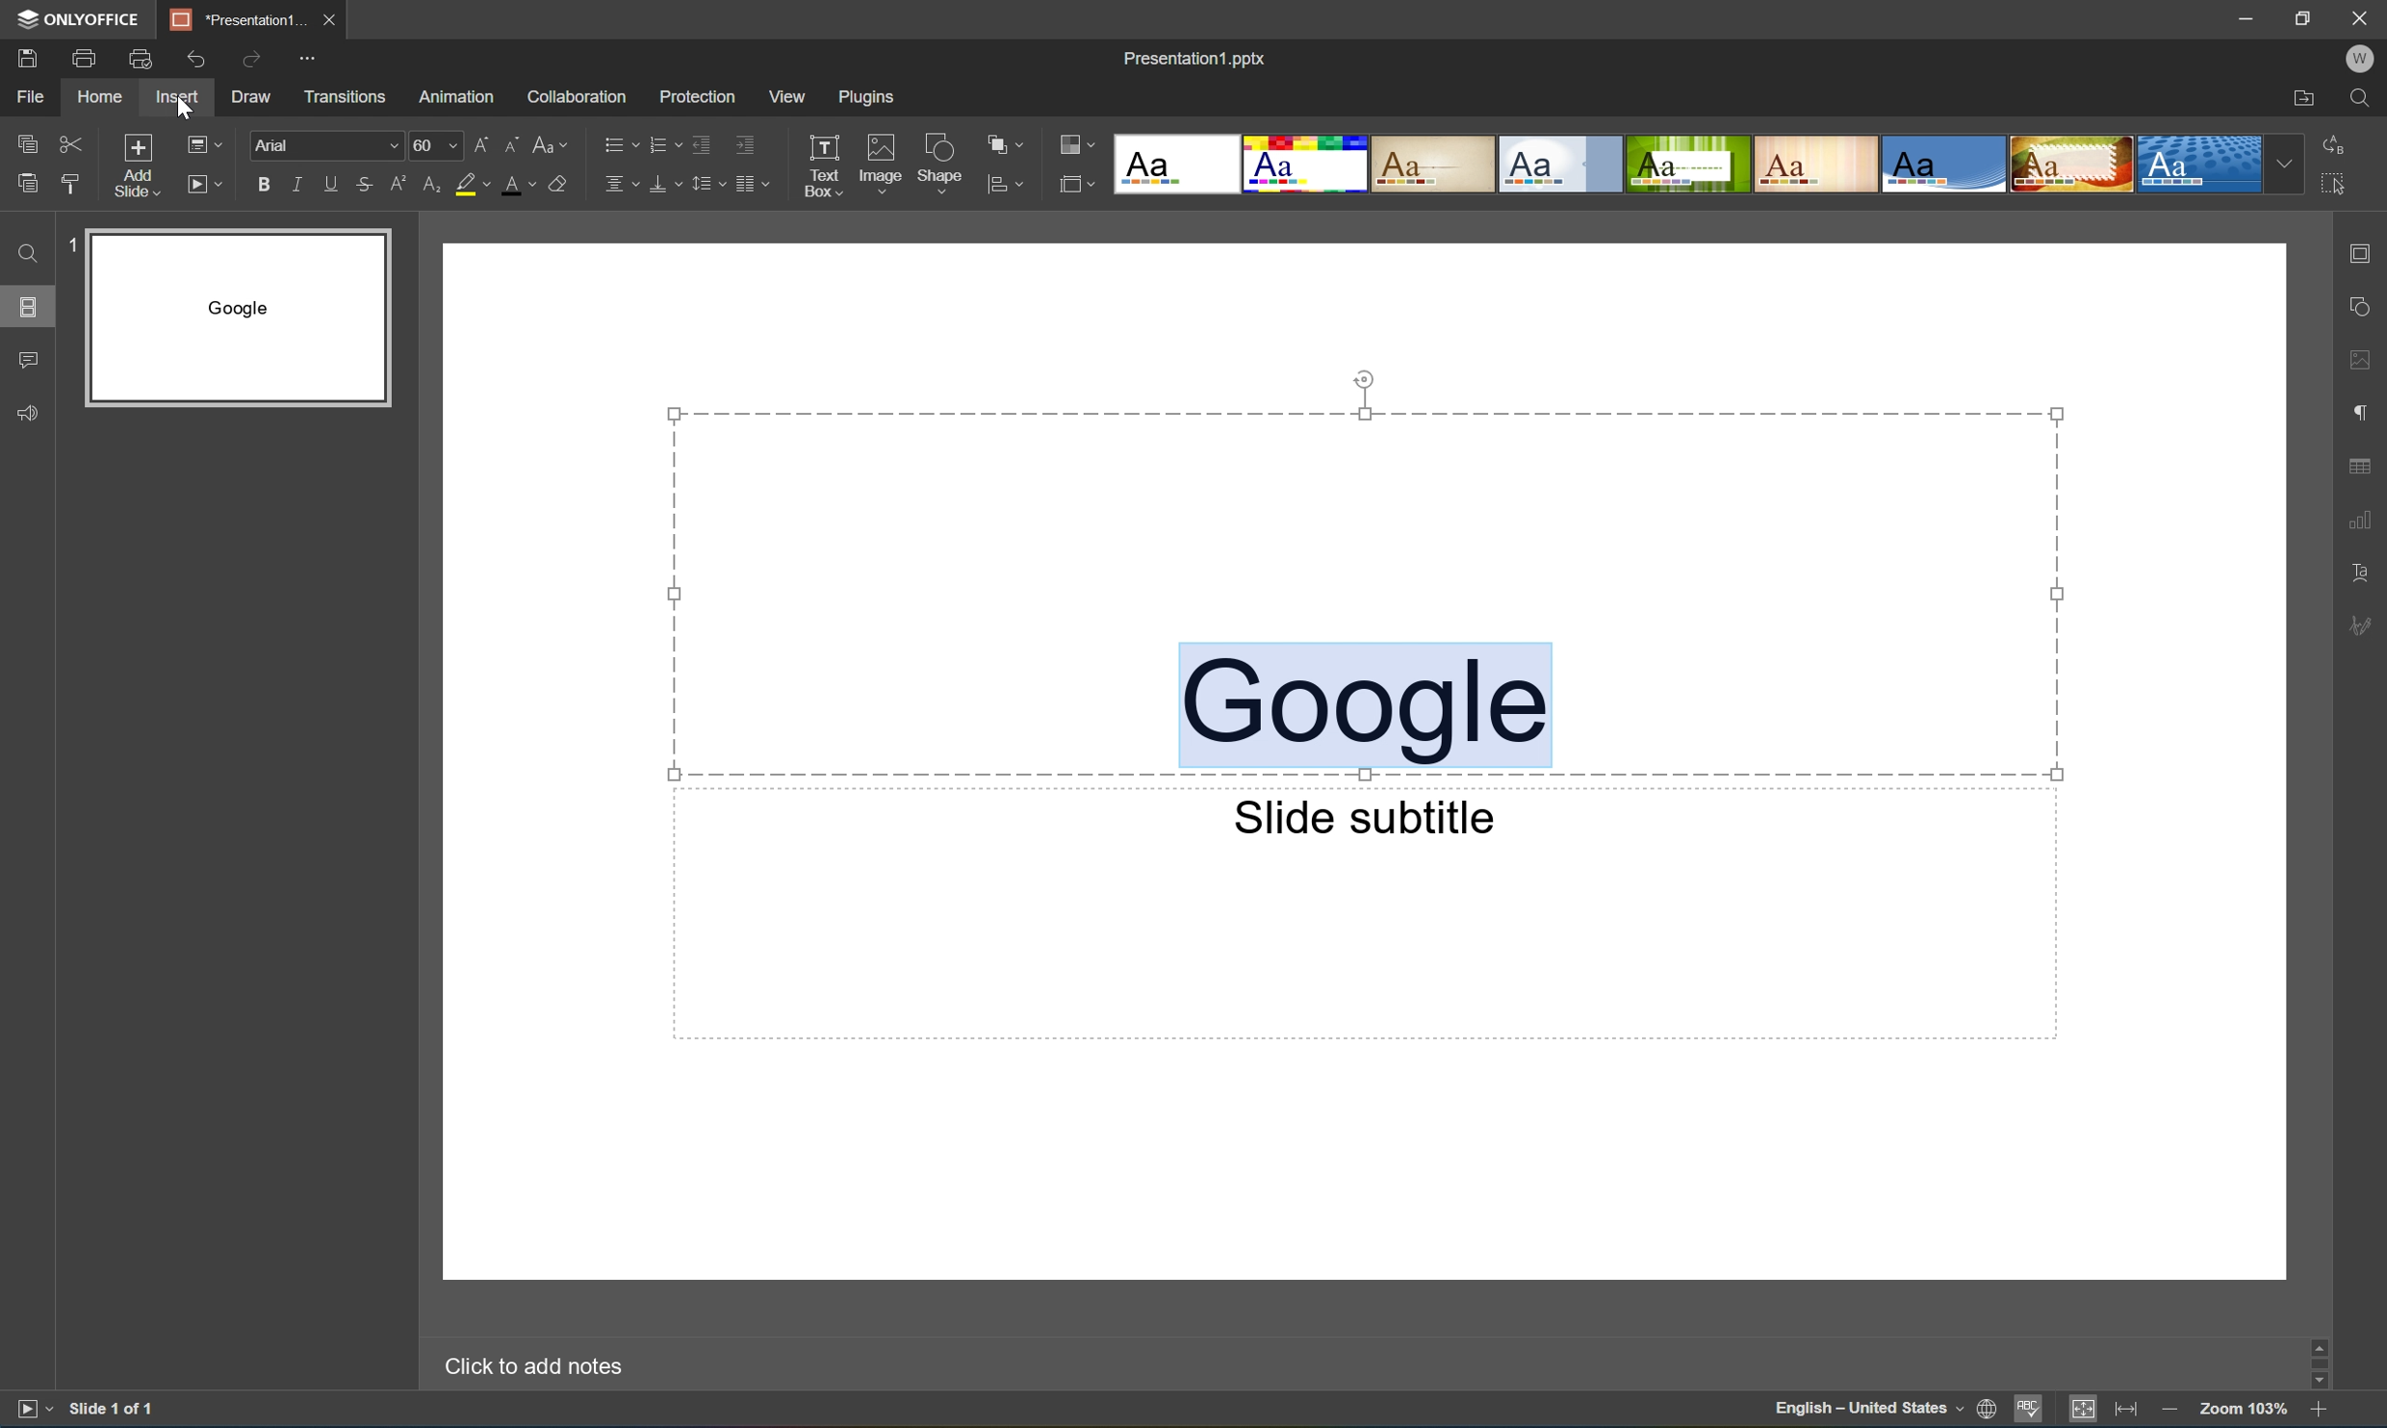 This screenshot has width=2387, height=1428. What do you see at coordinates (666, 140) in the screenshot?
I see `Numbering` at bounding box center [666, 140].